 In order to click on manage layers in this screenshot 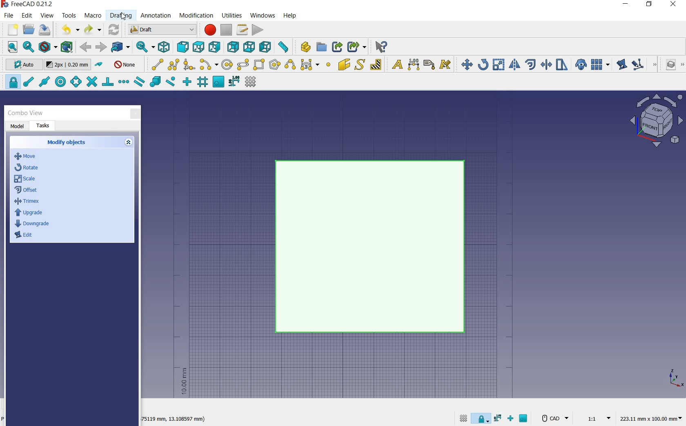, I will do `click(667, 65)`.